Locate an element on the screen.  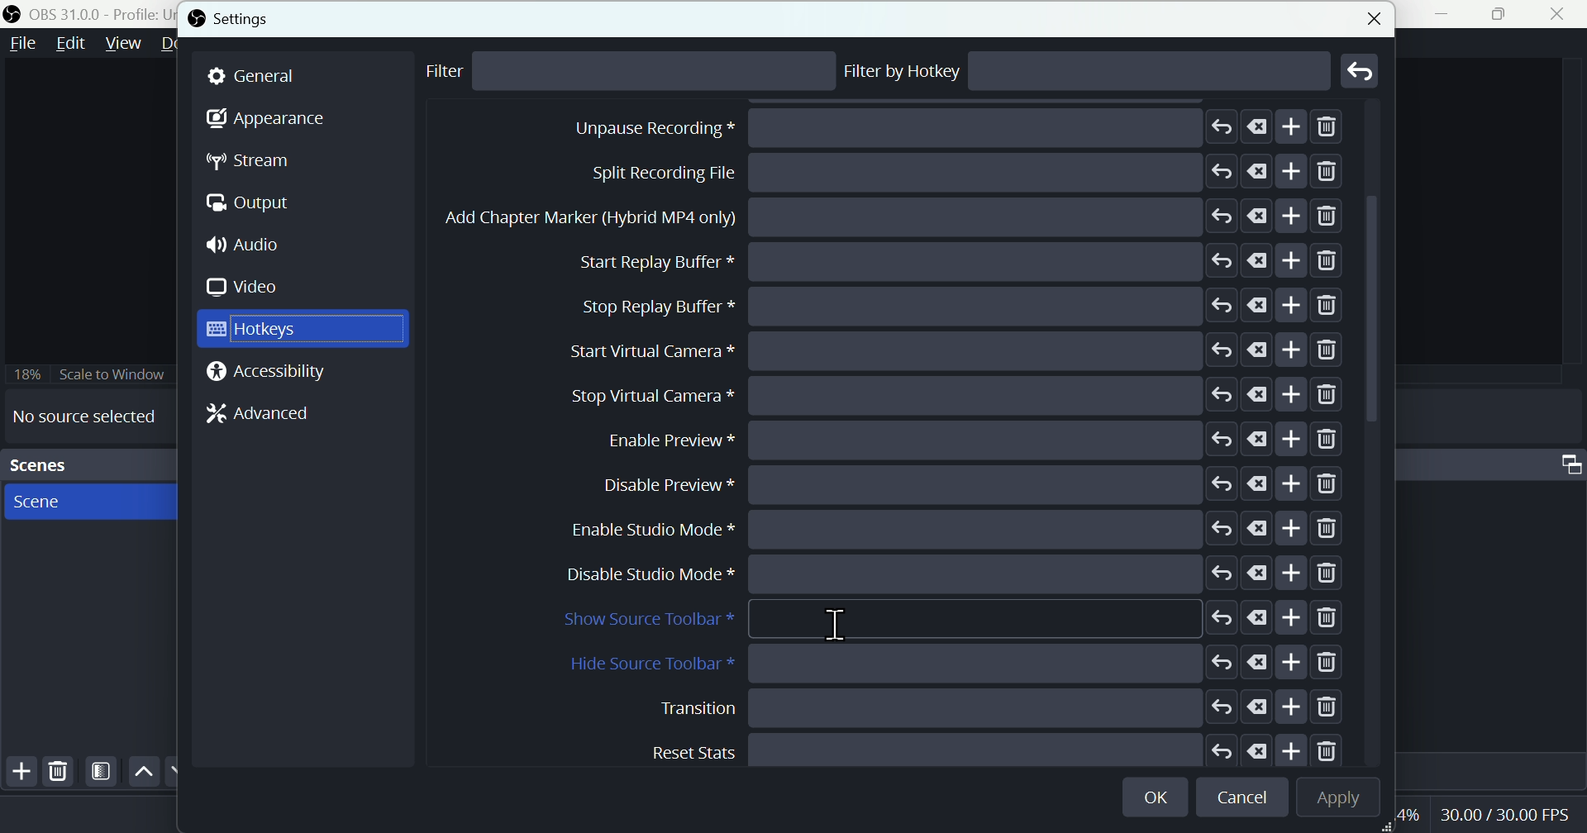
close is located at coordinates (1561, 14).